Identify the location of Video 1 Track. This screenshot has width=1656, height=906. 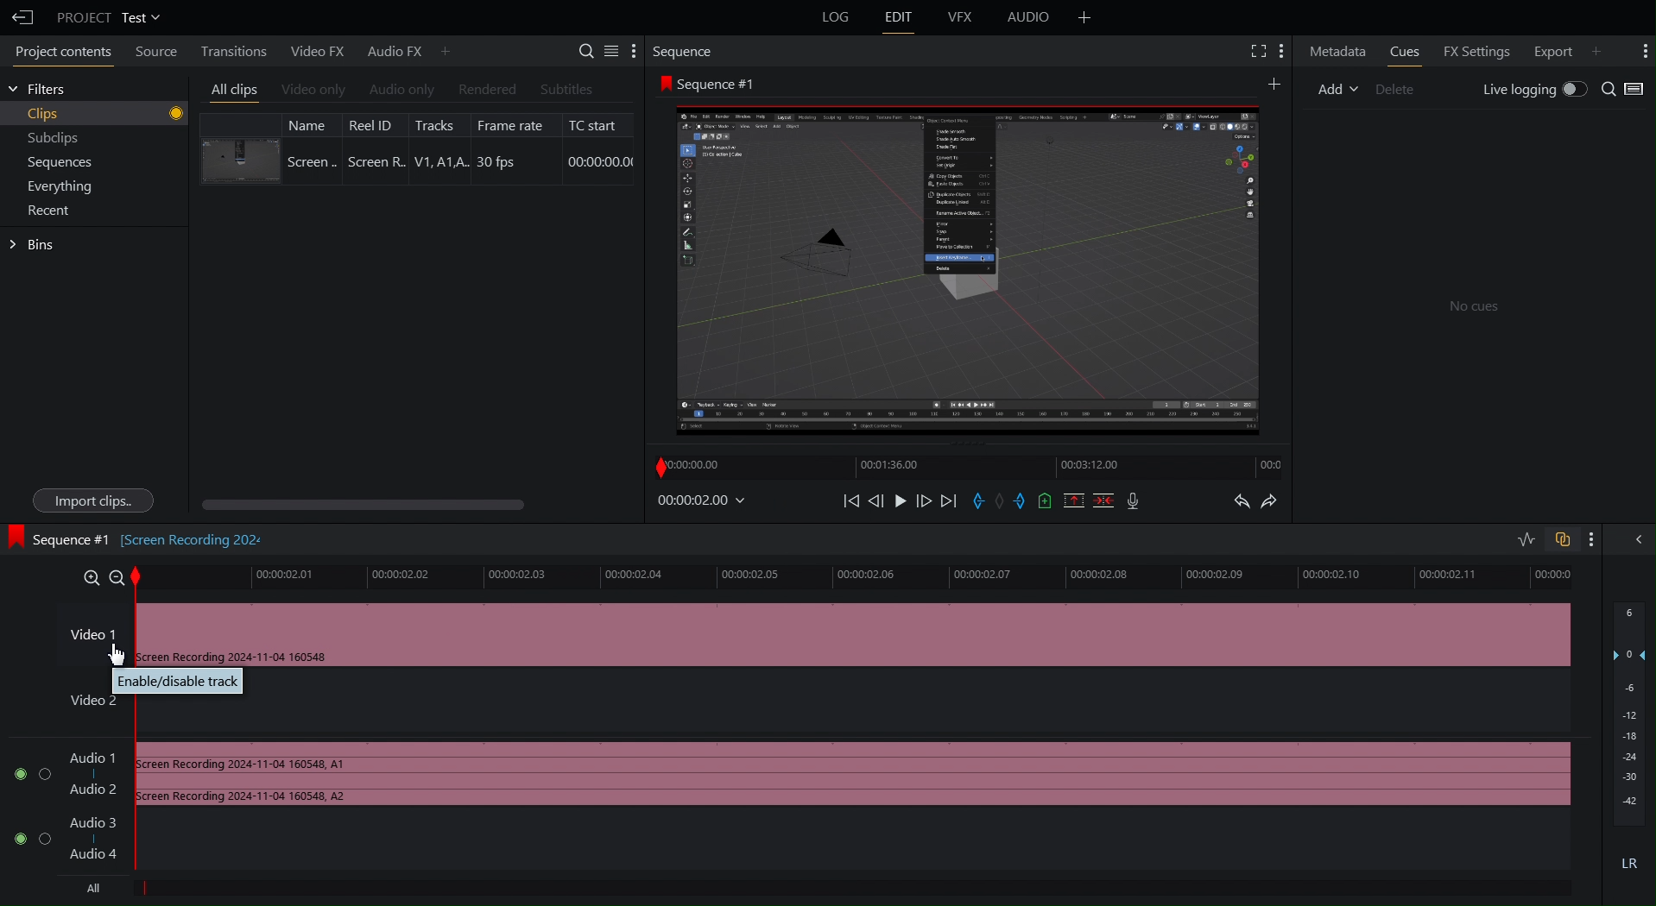
(814, 631).